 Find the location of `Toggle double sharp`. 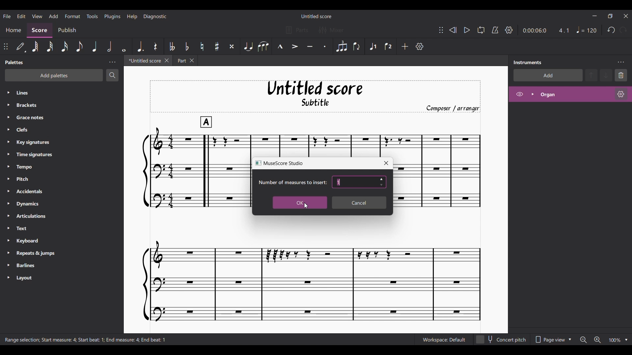

Toggle double sharp is located at coordinates (232, 46).